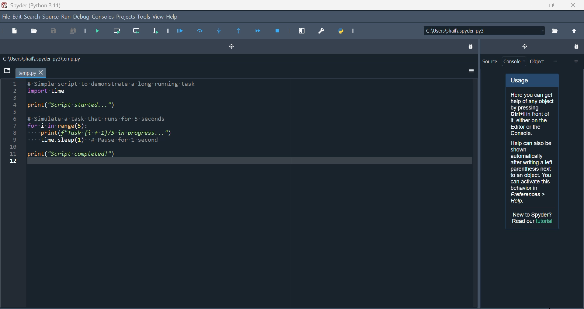  I want to click on change to parent directory, so click(574, 31).